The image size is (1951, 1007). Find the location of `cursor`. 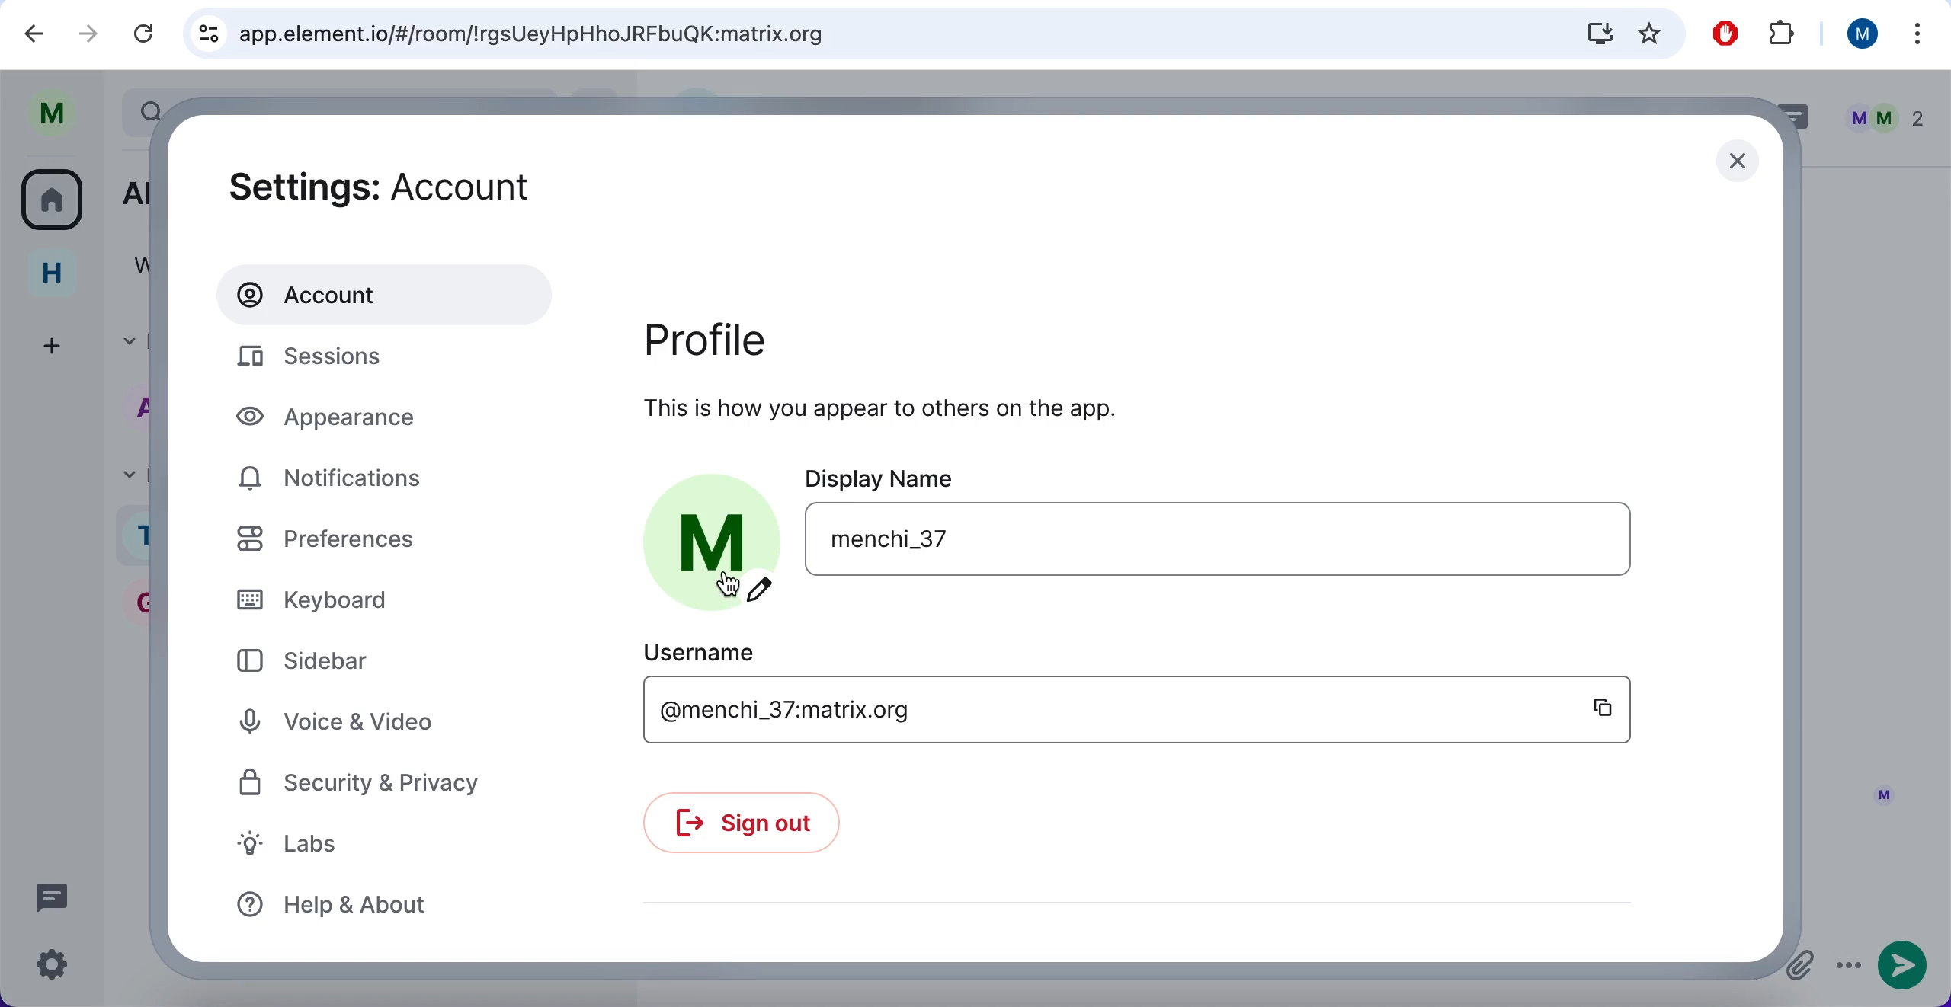

cursor is located at coordinates (729, 584).